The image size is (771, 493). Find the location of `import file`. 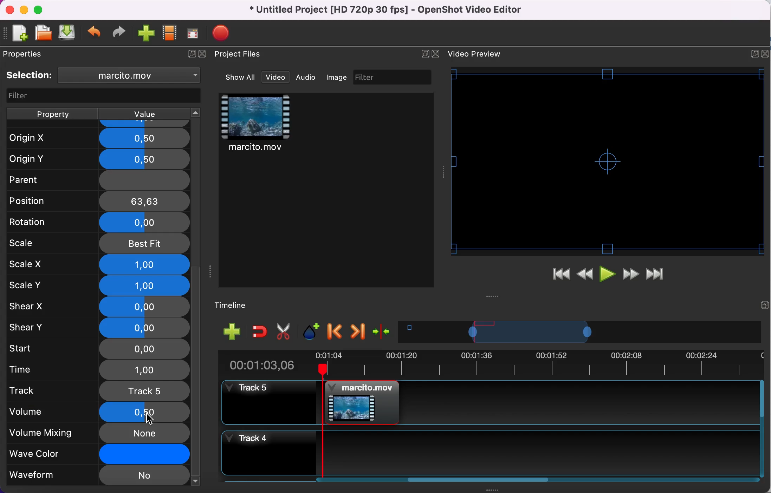

import file is located at coordinates (147, 34).